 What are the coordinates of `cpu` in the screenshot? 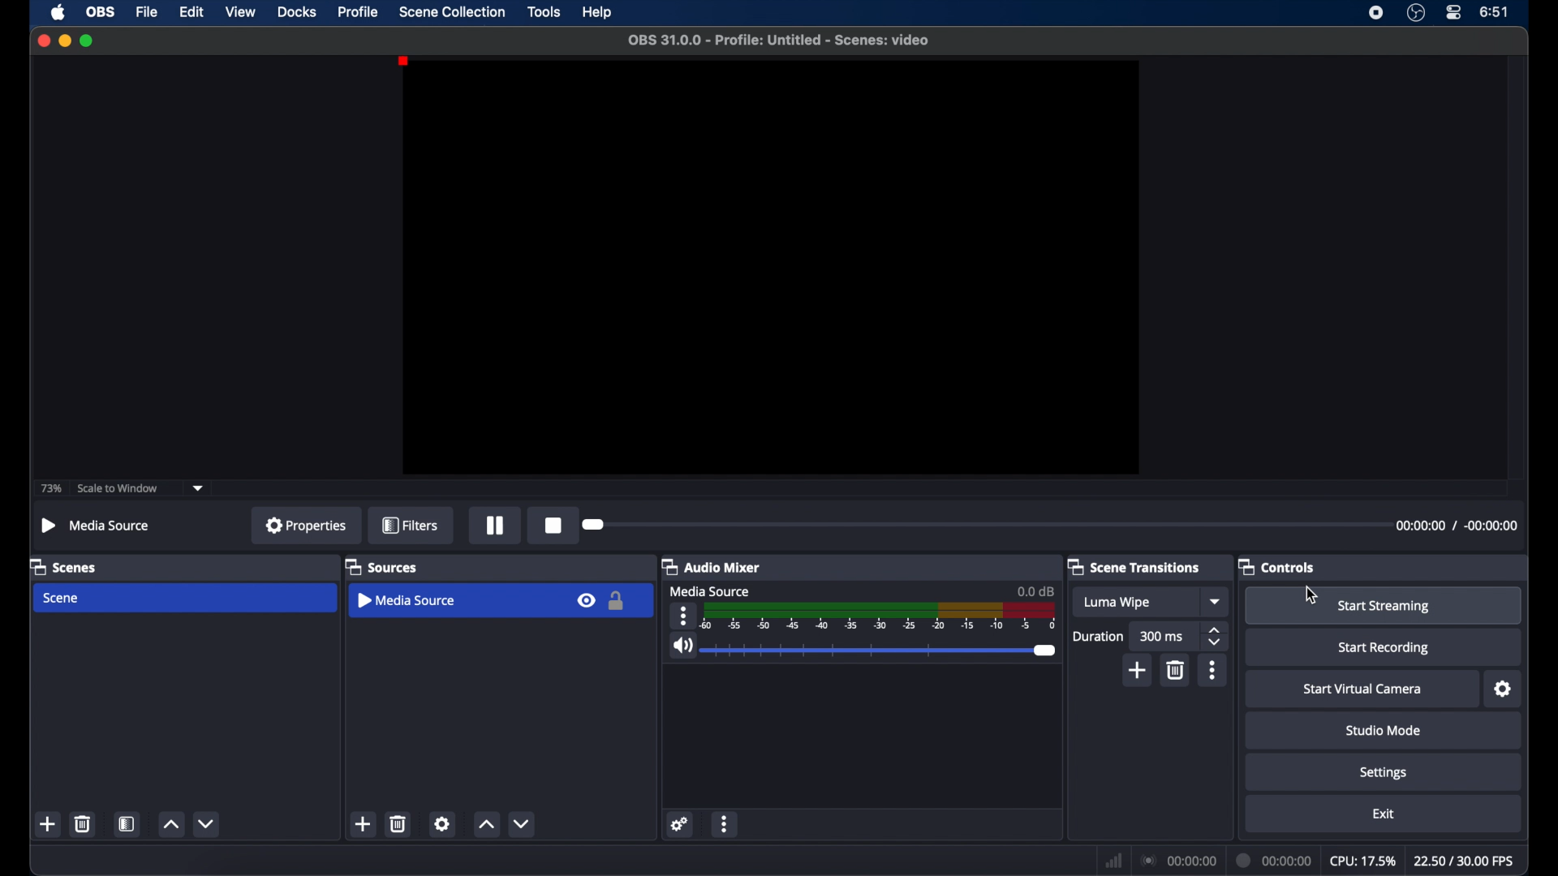 It's located at (1362, 861).